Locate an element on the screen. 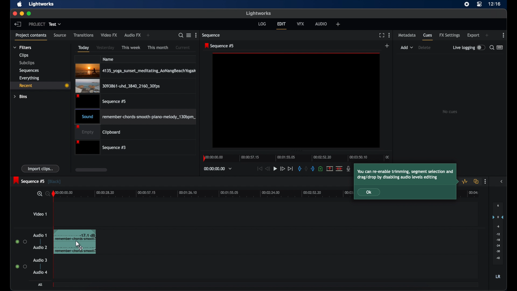 This screenshot has height=291, width=517. metadata is located at coordinates (407, 35).